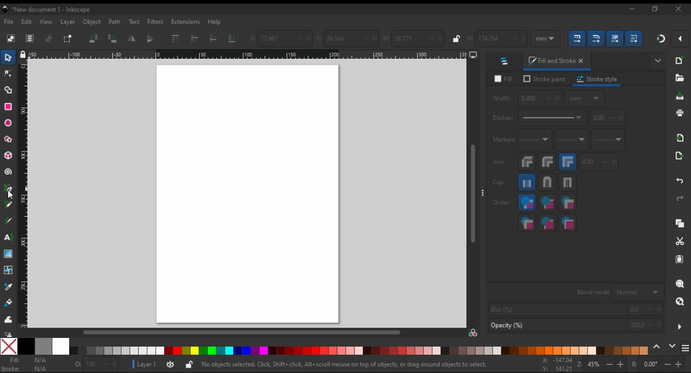 This screenshot has height=373, width=691. What do you see at coordinates (657, 346) in the screenshot?
I see `previous` at bounding box center [657, 346].